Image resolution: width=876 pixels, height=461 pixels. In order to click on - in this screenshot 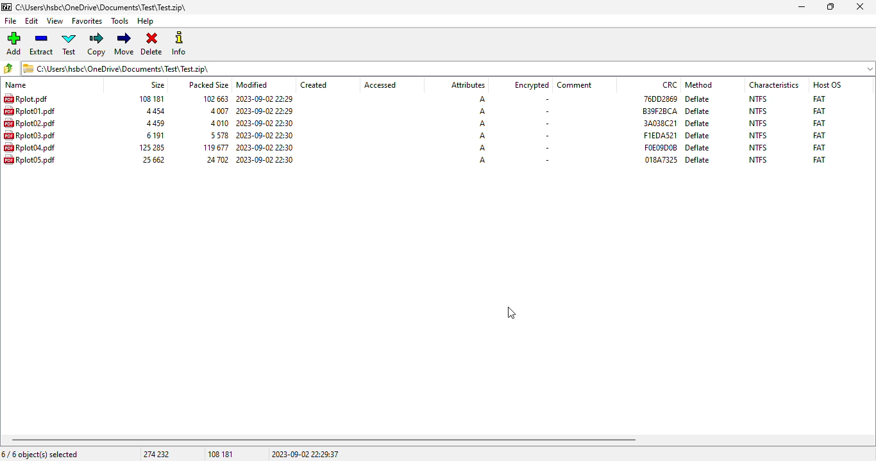, I will do `click(546, 148)`.